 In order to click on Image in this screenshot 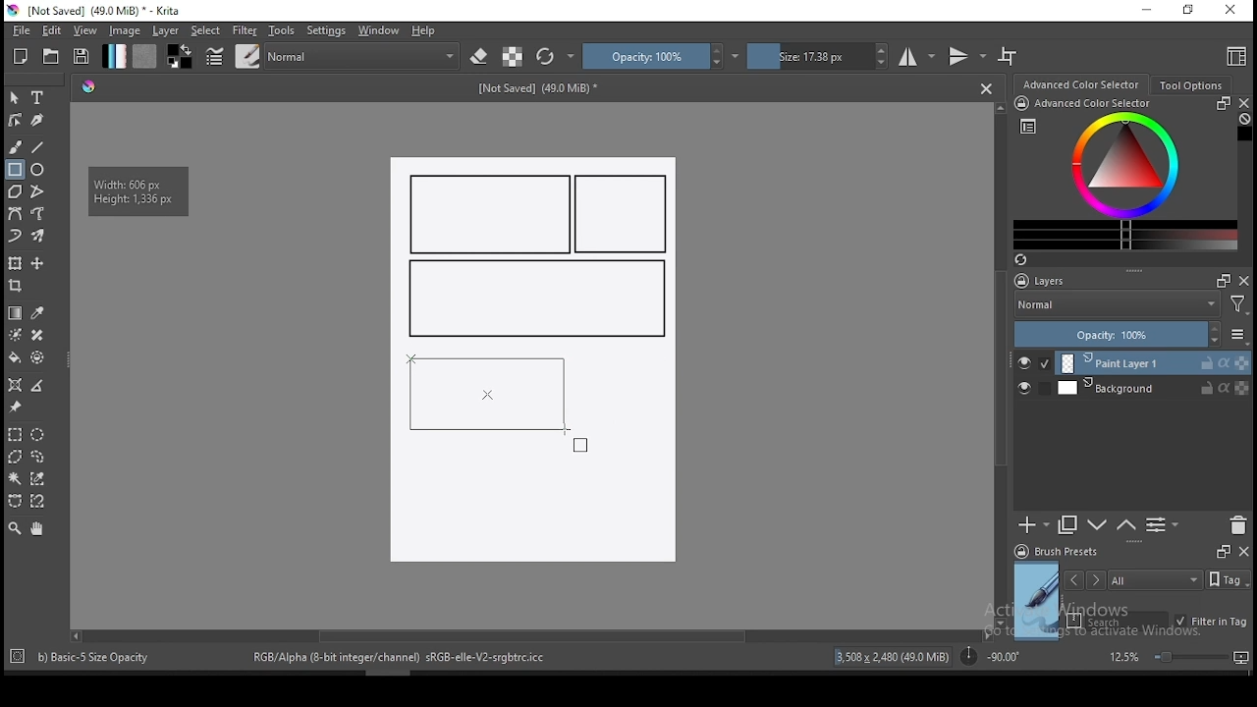, I will do `click(531, 506)`.